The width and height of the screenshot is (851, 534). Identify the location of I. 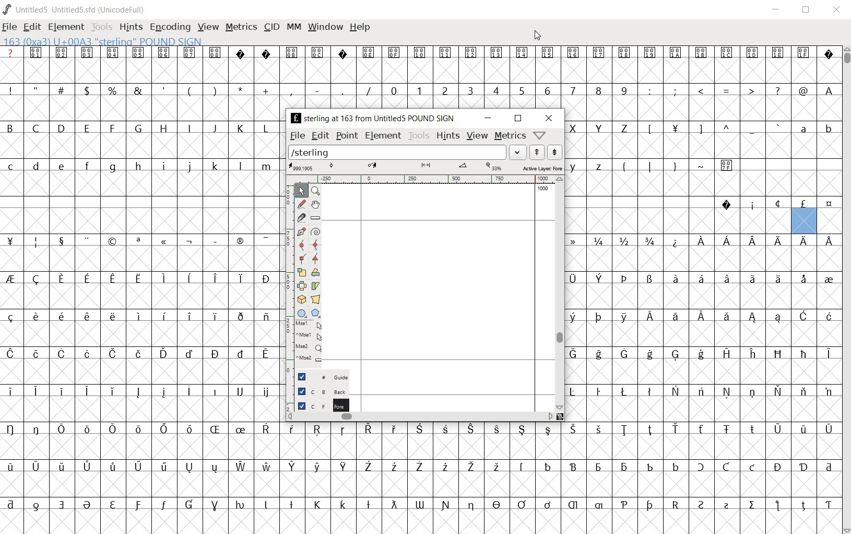
(190, 129).